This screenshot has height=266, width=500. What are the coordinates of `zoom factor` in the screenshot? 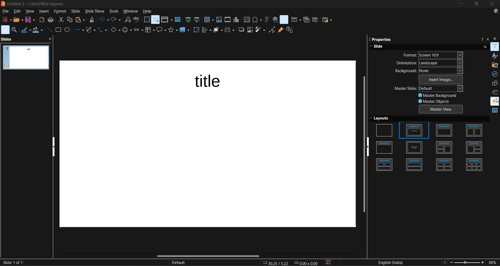 It's located at (493, 262).